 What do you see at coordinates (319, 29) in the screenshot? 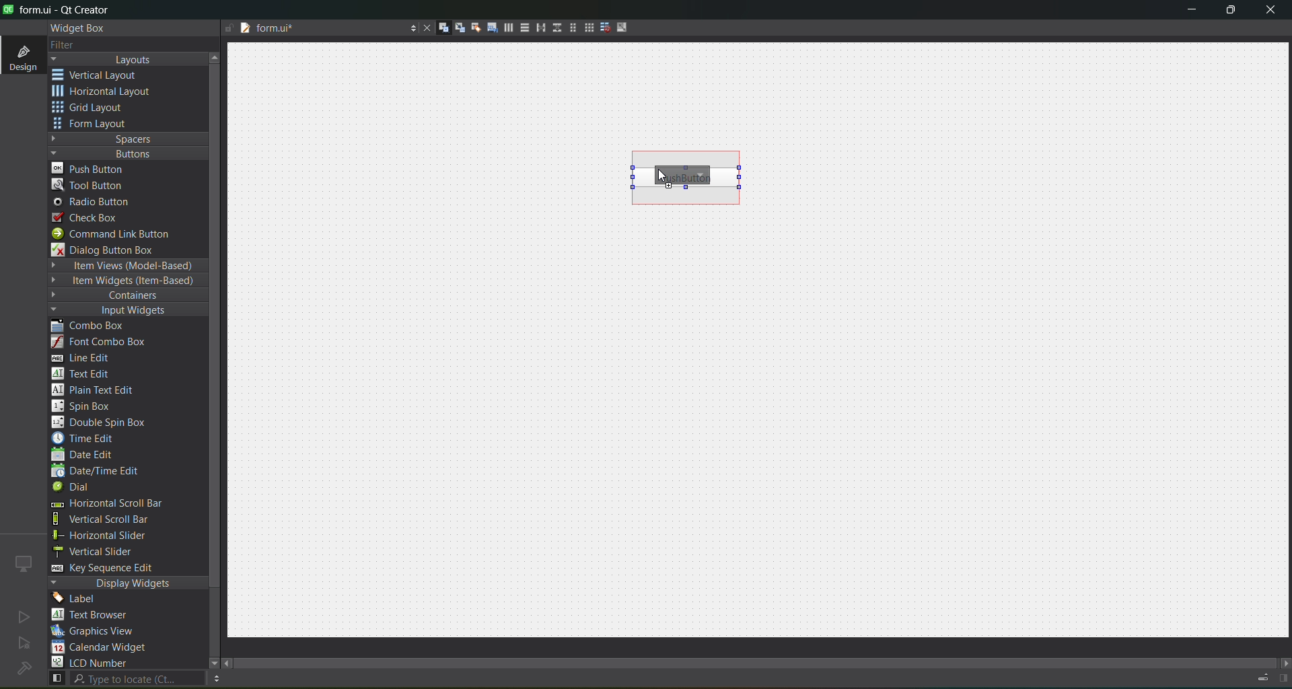
I see `tab name` at bounding box center [319, 29].